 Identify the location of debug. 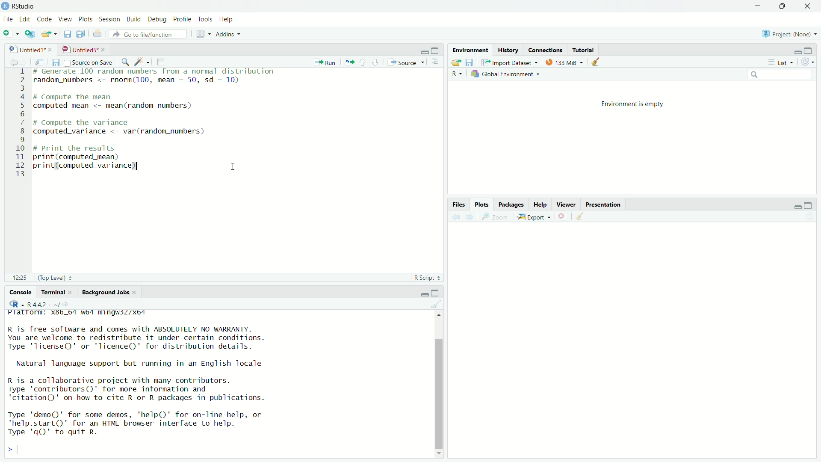
(157, 18).